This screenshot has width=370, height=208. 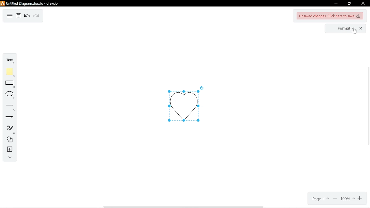 I want to click on diagram, so click(x=10, y=16).